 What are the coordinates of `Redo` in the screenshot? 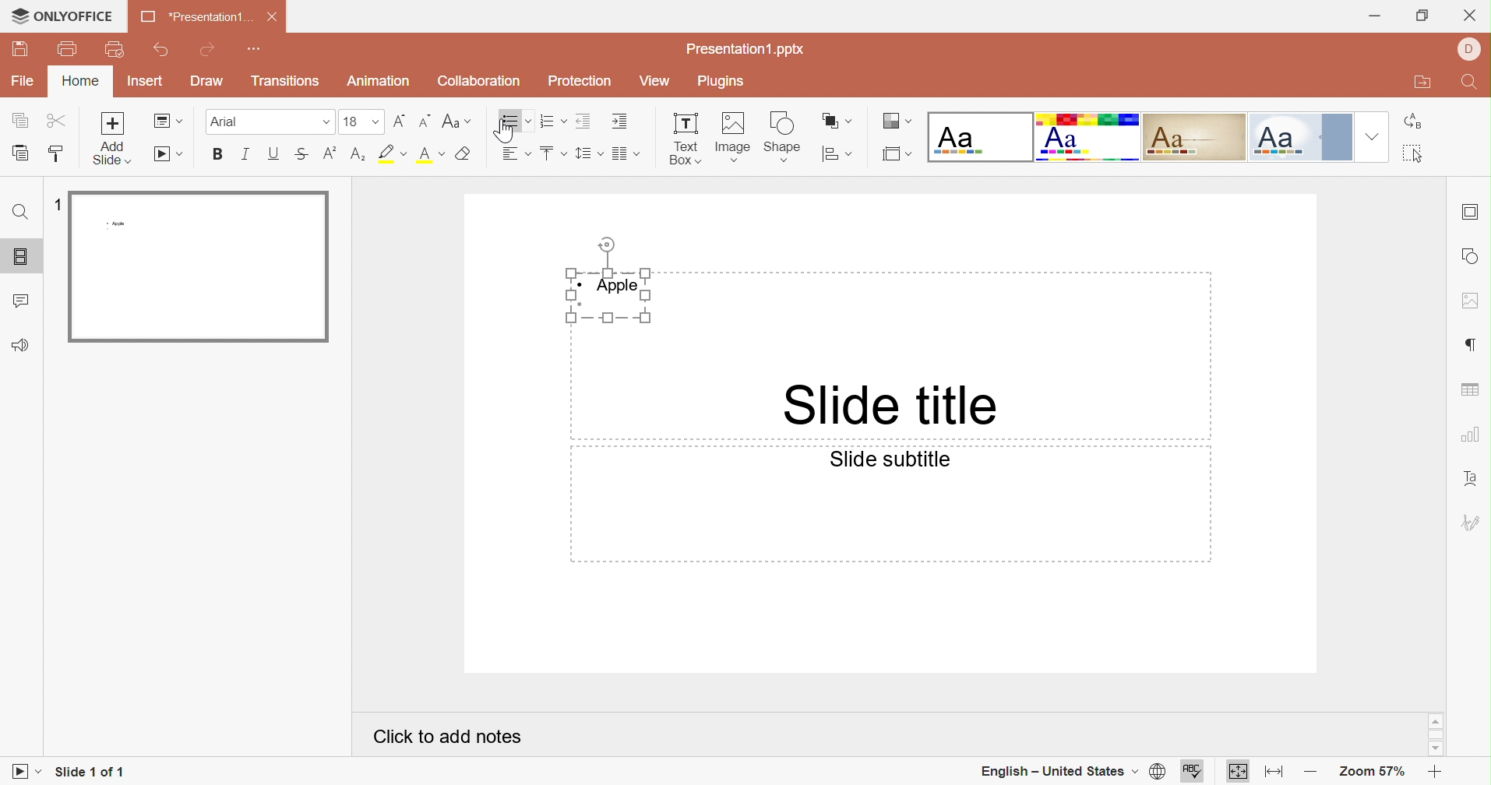 It's located at (207, 51).